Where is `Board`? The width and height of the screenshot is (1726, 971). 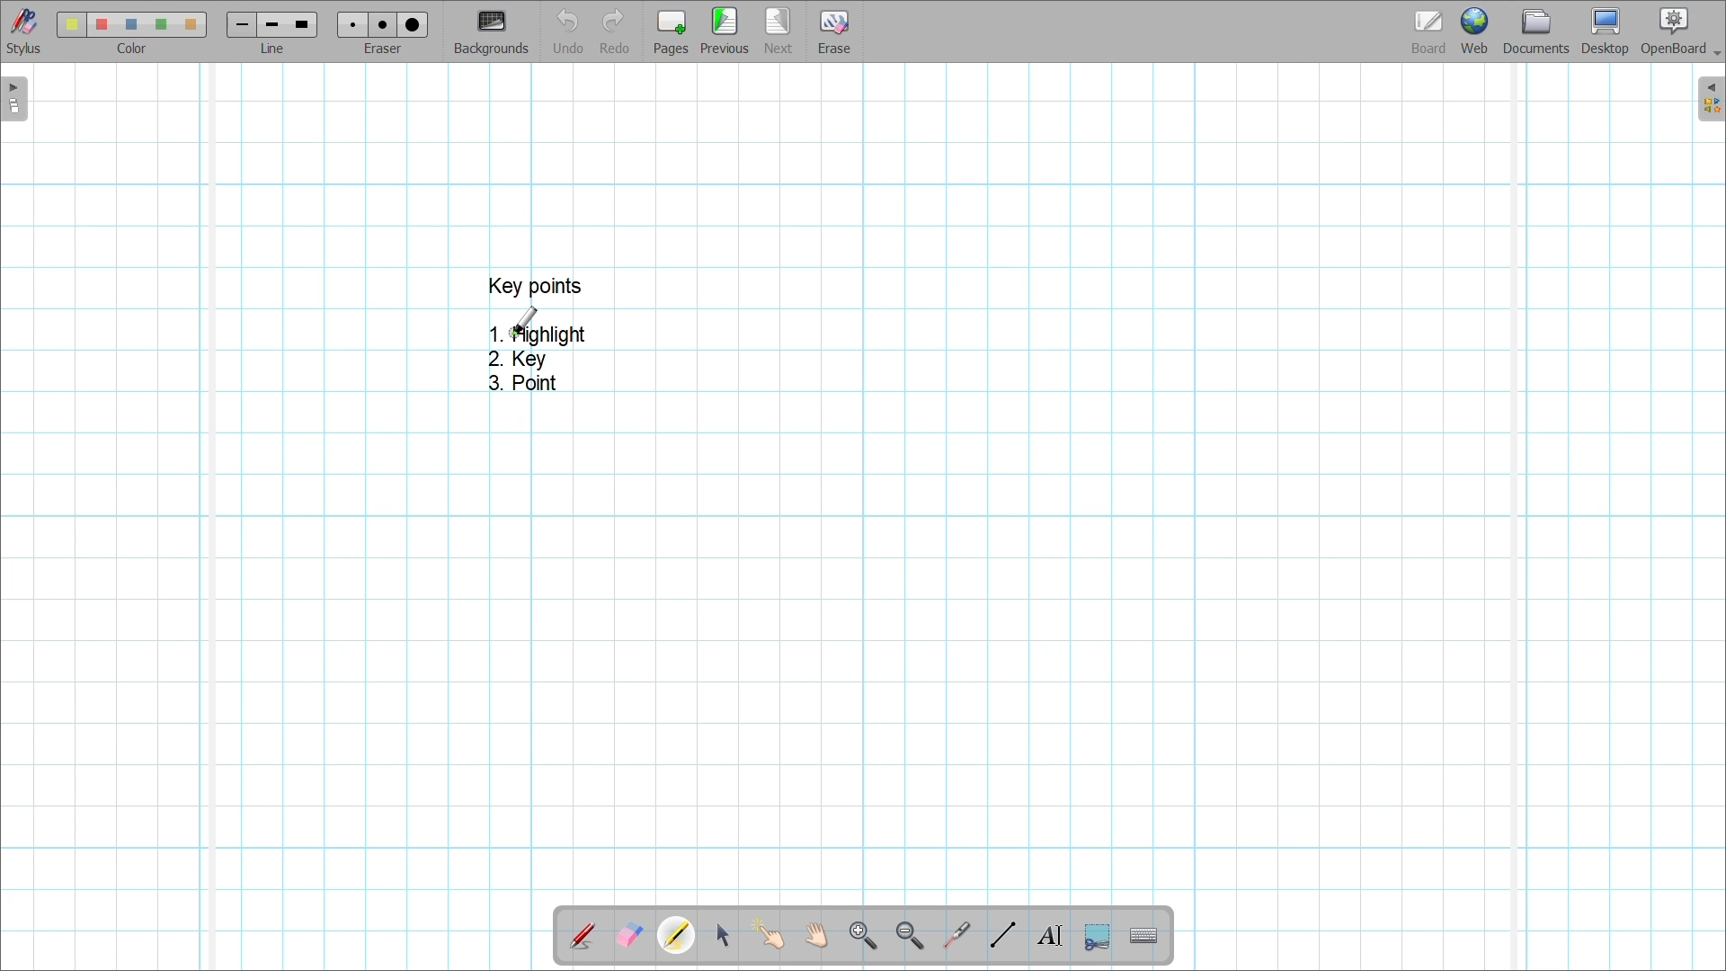
Board is located at coordinates (1429, 32).